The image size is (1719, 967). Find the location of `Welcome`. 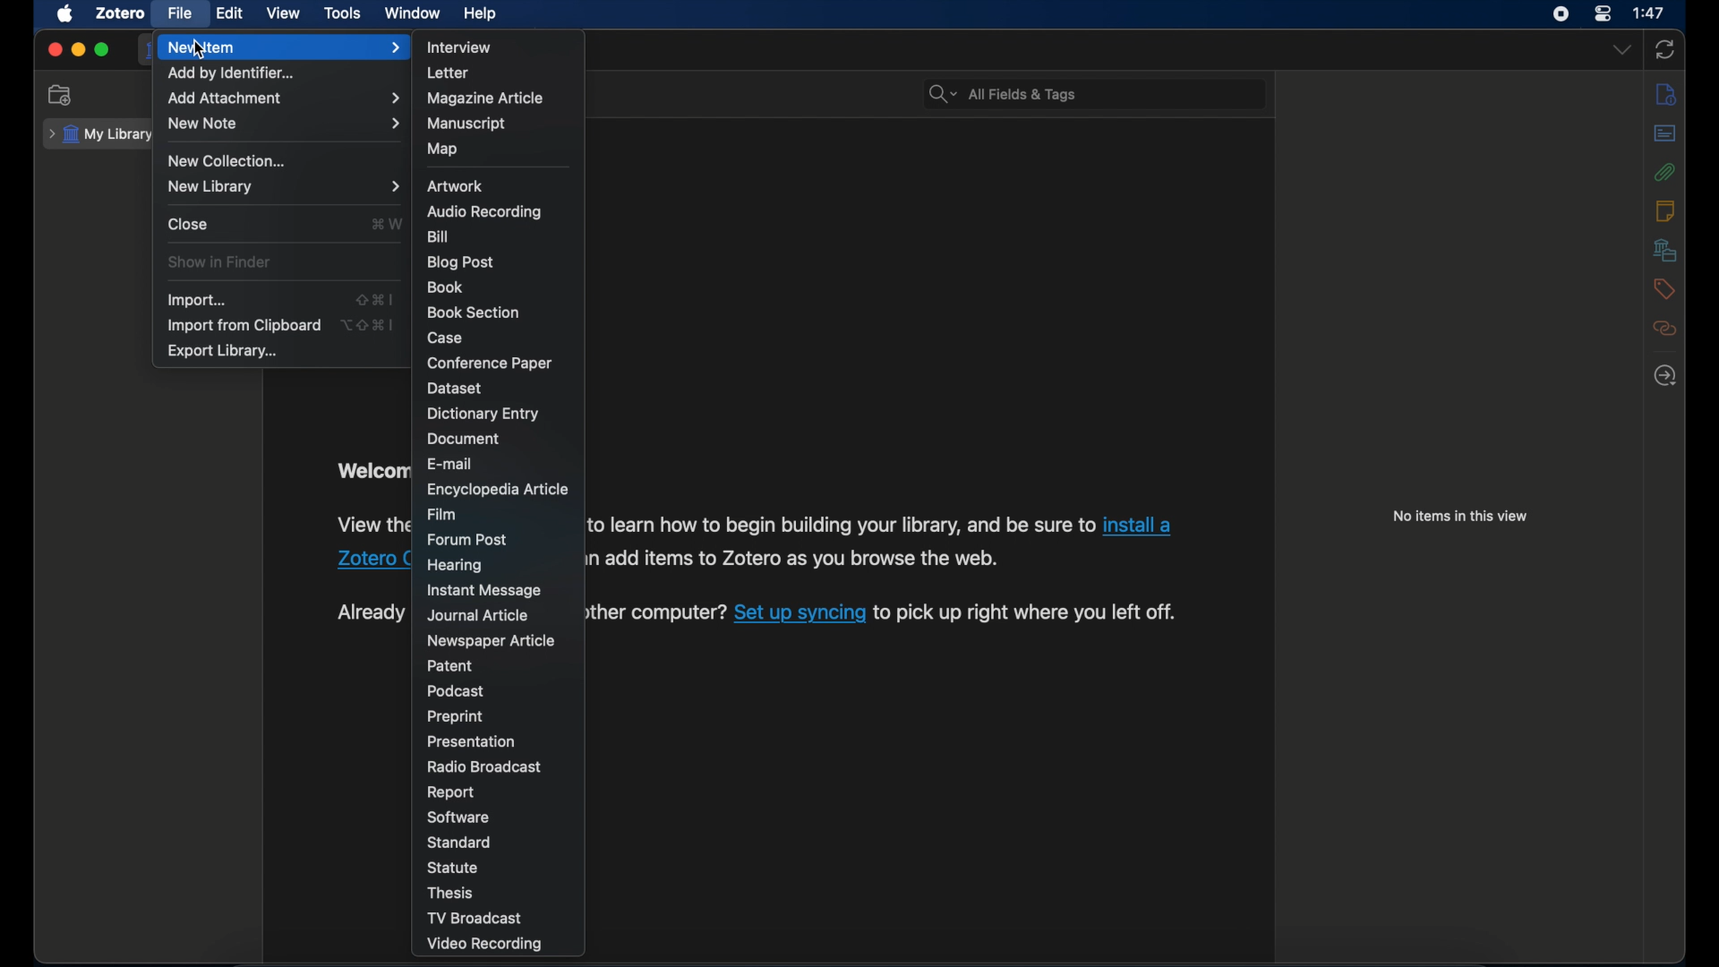

Welcome is located at coordinates (368, 472).